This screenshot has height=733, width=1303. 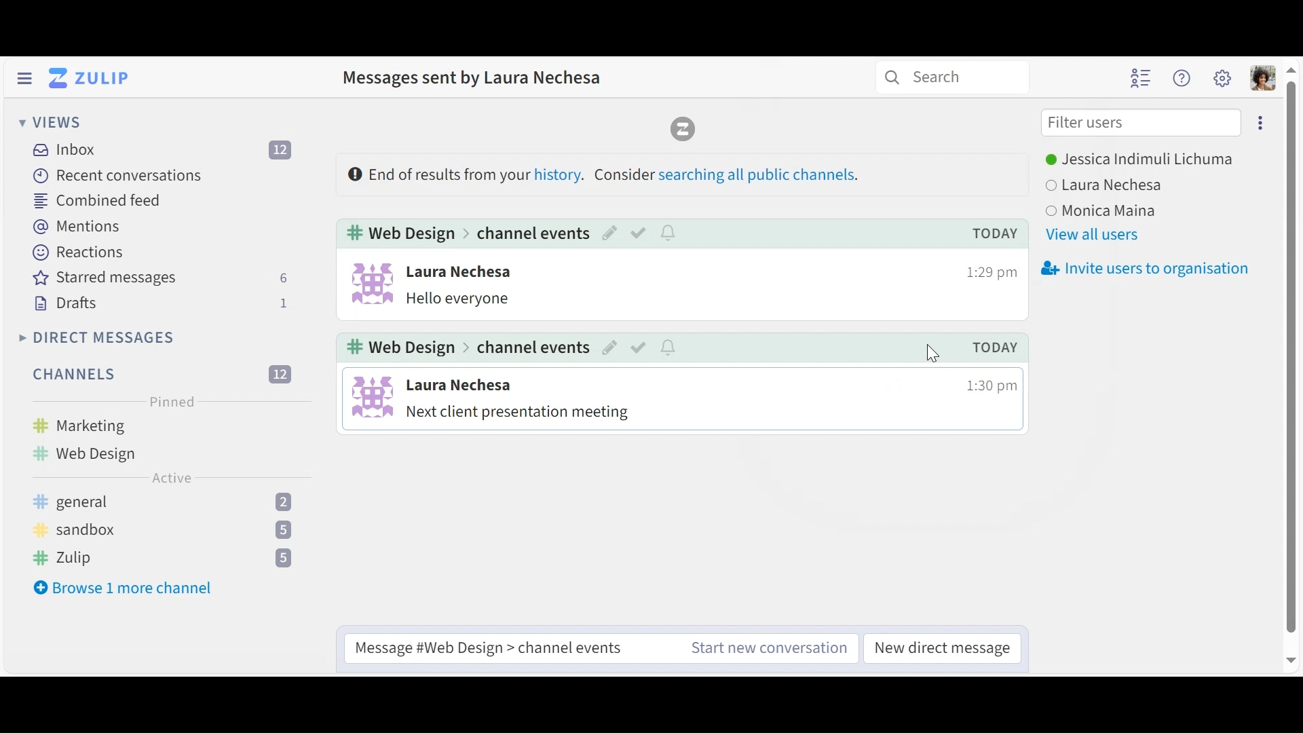 I want to click on web design, so click(x=96, y=453).